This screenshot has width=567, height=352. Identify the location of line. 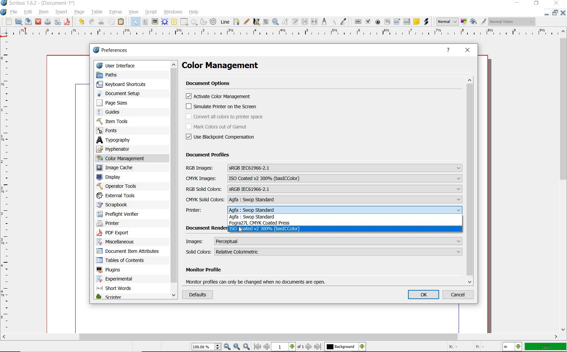
(225, 22).